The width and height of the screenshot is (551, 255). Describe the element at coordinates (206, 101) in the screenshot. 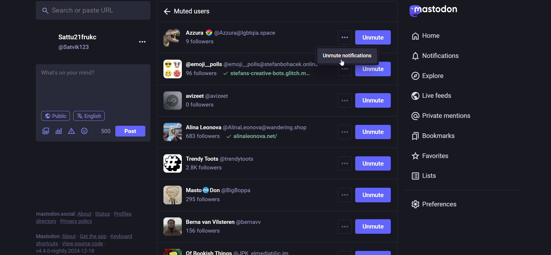

I see `muted accounts 3` at that location.